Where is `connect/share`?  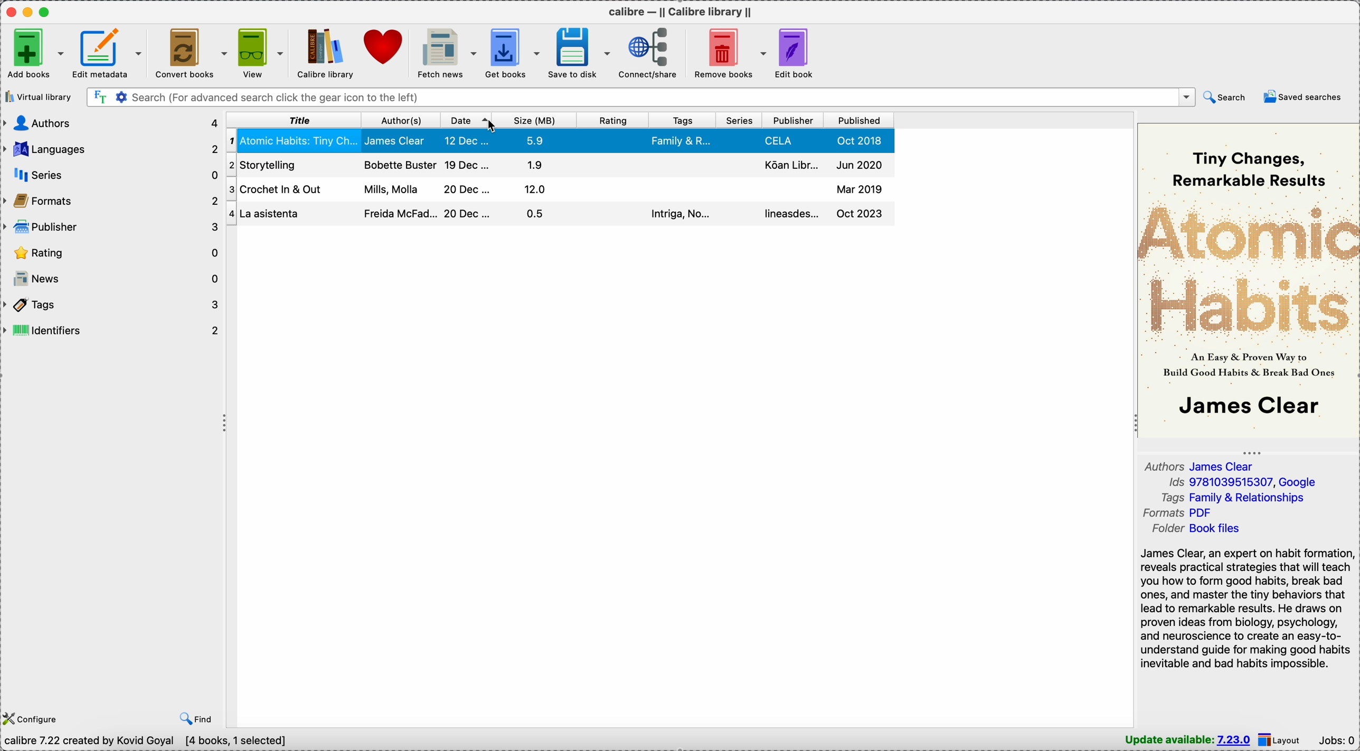
connect/share is located at coordinates (652, 53).